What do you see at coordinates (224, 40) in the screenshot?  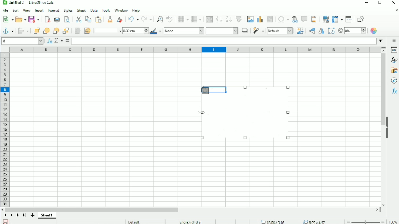 I see `Input line` at bounding box center [224, 40].